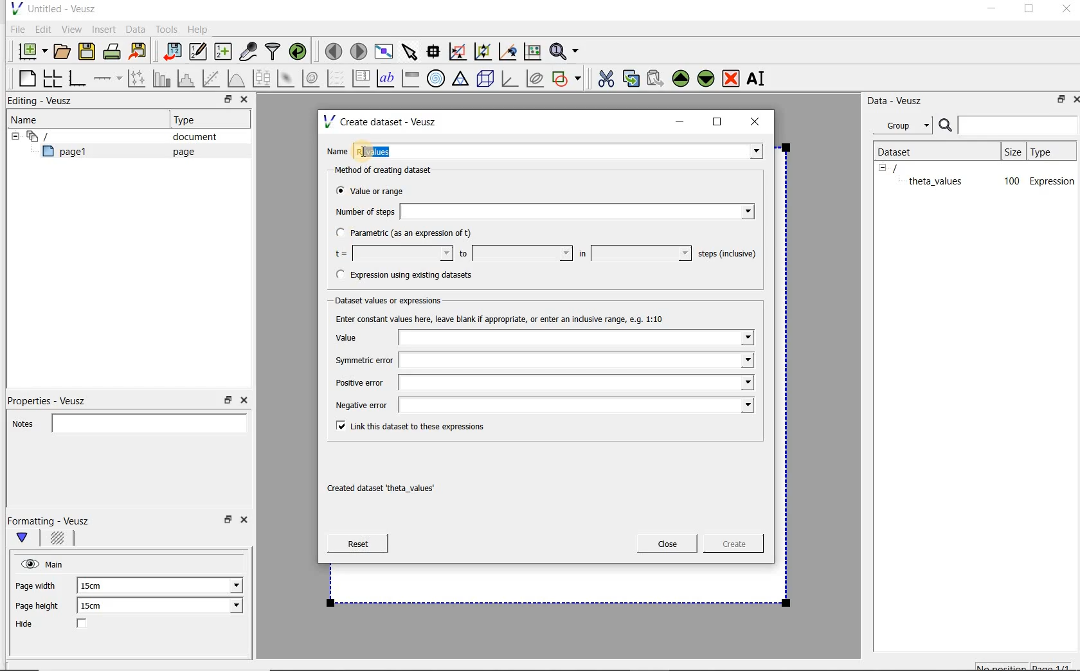 The width and height of the screenshot is (1080, 671). What do you see at coordinates (53, 398) in the screenshot?
I see `Properties - Veusz` at bounding box center [53, 398].